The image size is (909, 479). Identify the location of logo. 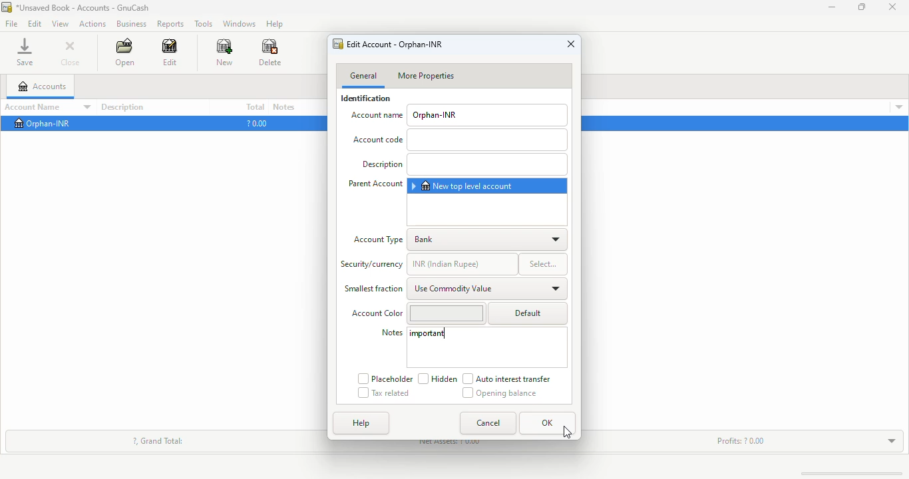
(337, 44).